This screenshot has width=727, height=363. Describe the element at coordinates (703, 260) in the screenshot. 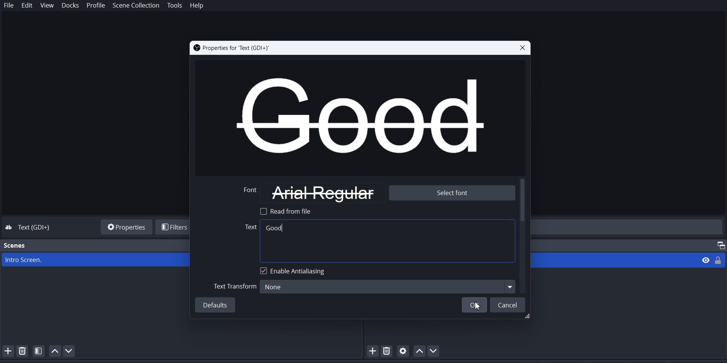

I see `View` at that location.